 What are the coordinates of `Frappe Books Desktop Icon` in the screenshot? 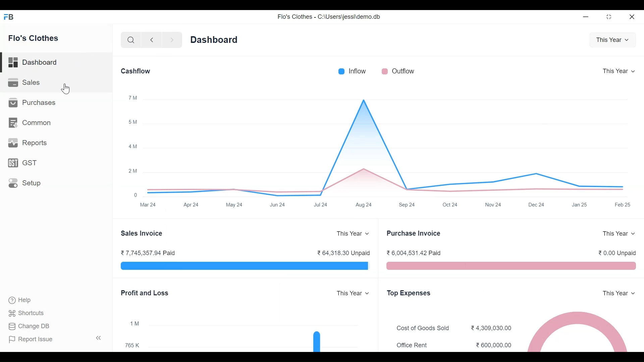 It's located at (8, 17).